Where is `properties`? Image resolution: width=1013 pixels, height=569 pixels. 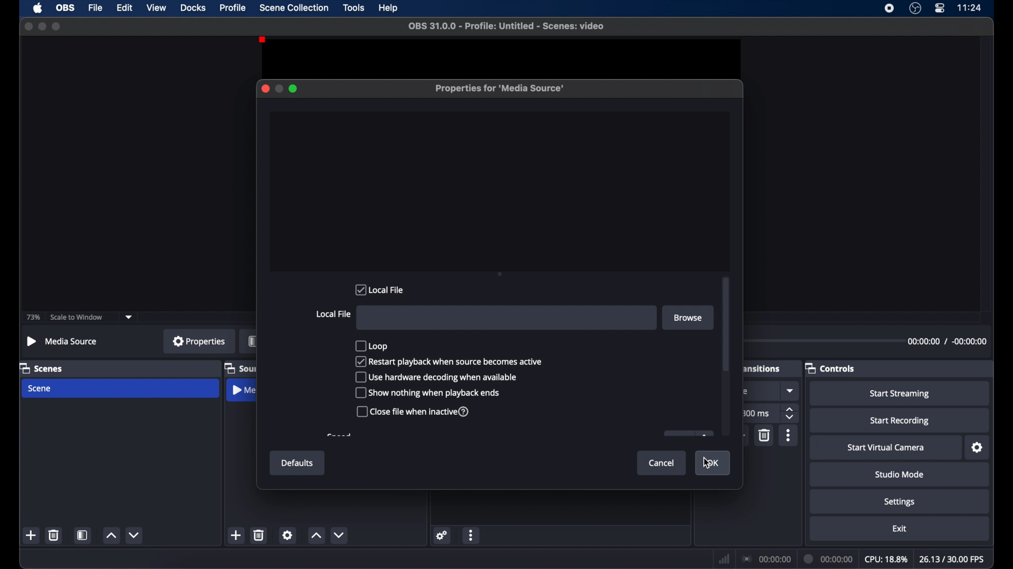
properties is located at coordinates (199, 341).